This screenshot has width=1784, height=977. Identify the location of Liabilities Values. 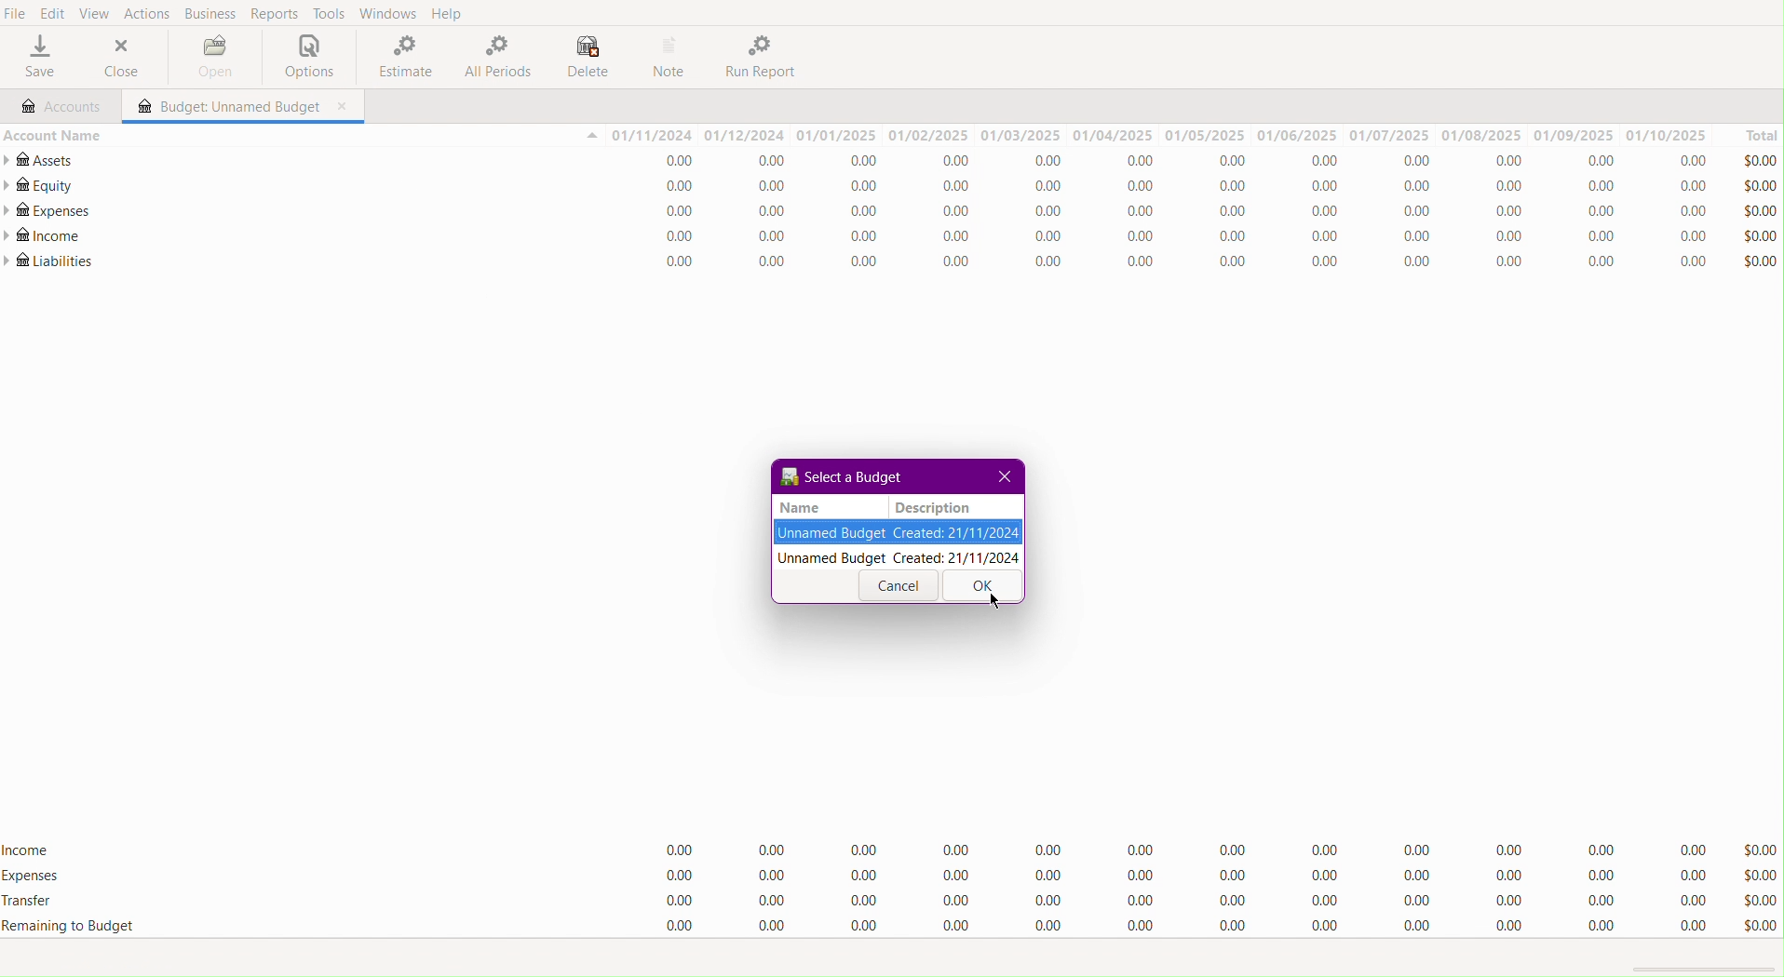
(1183, 262).